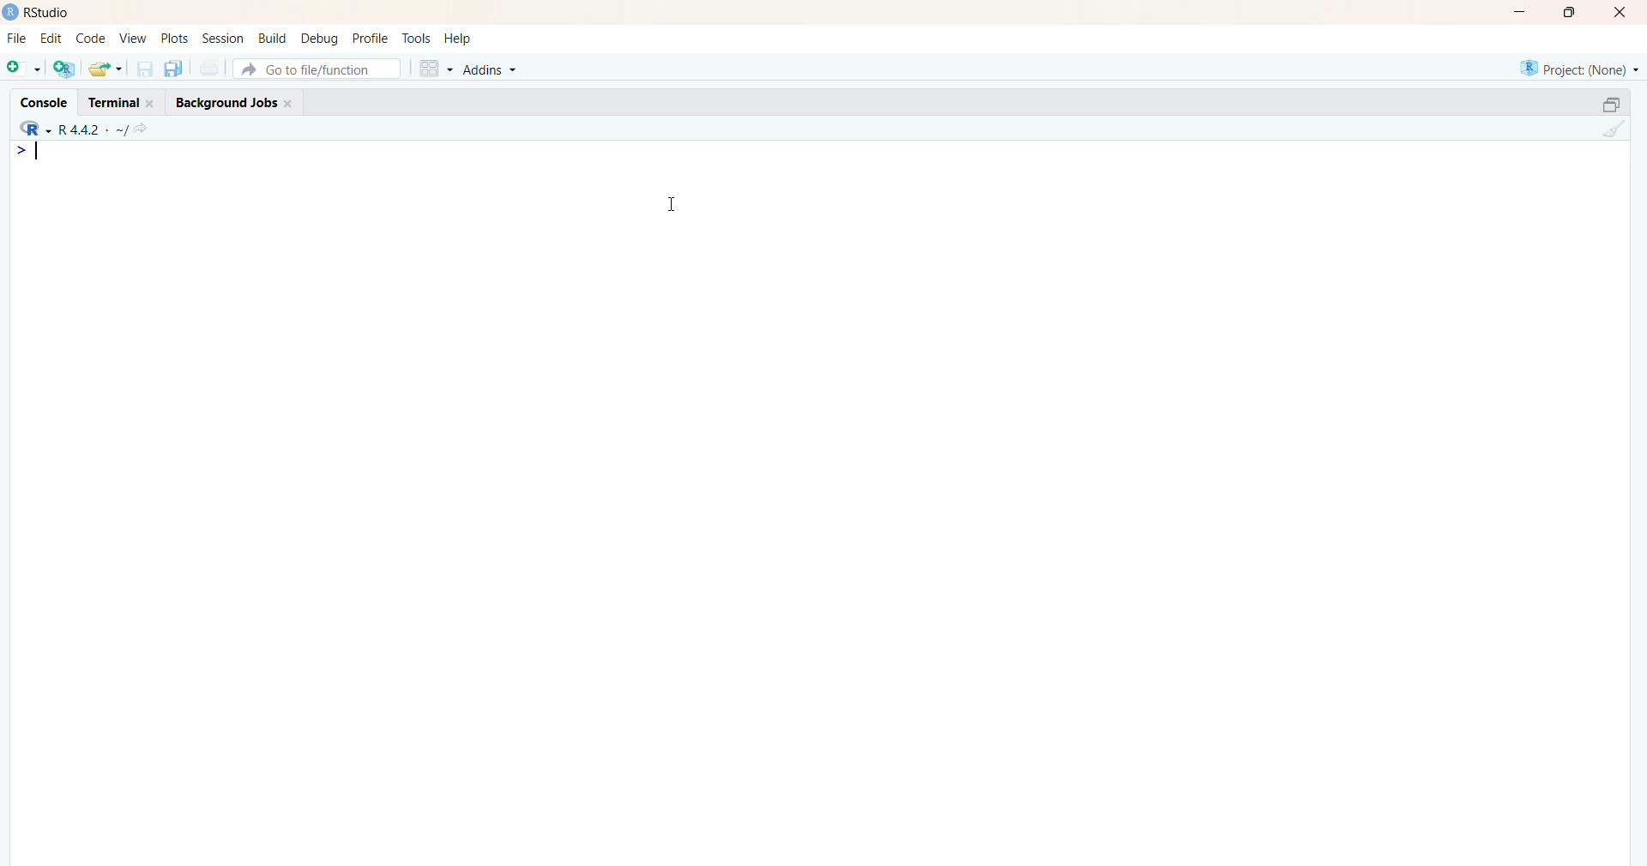  I want to click on code, so click(90, 39).